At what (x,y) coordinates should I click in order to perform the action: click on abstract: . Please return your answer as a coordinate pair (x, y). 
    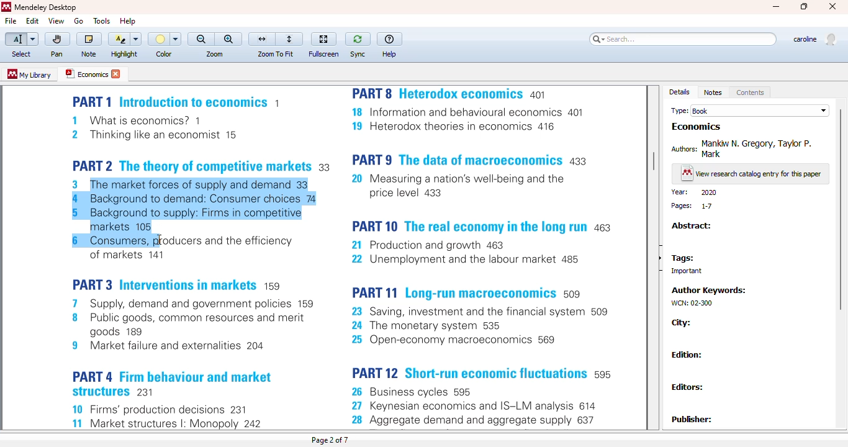
    Looking at the image, I should click on (691, 226).